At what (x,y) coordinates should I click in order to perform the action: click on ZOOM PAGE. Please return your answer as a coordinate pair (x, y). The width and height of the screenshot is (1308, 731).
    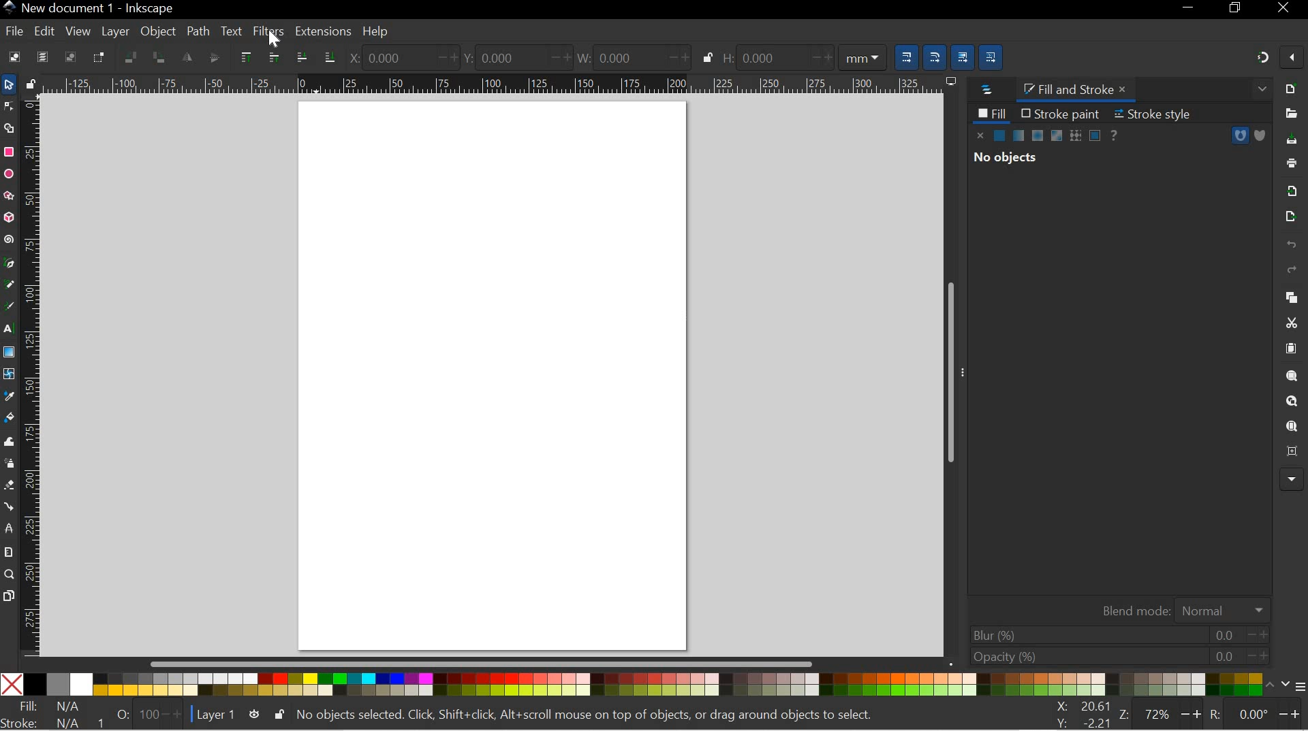
    Looking at the image, I should click on (1291, 427).